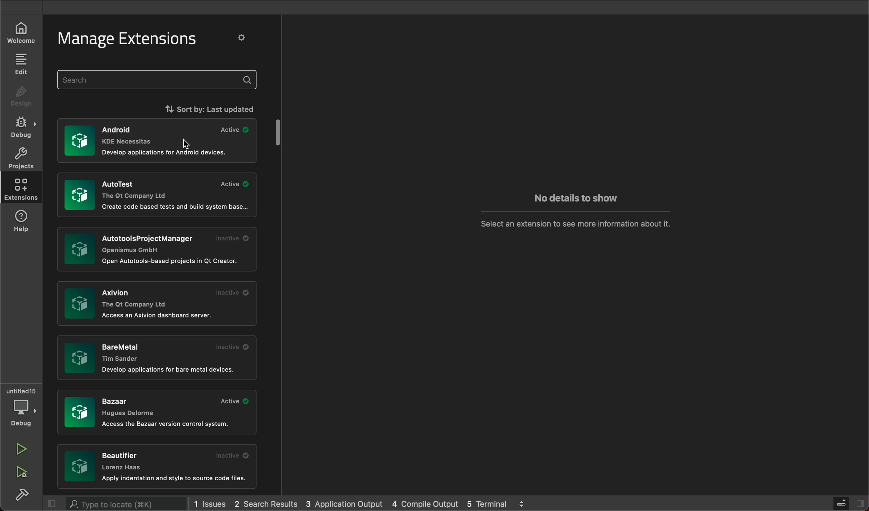 This screenshot has height=511, width=869. What do you see at coordinates (22, 406) in the screenshot?
I see `debugger` at bounding box center [22, 406].